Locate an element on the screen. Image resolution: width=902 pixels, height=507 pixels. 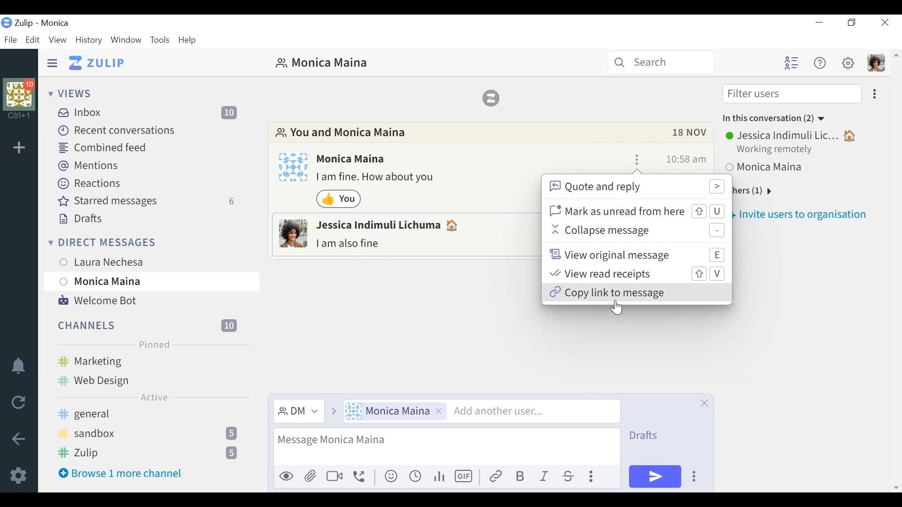
Ellipsis is located at coordinates (699, 477).